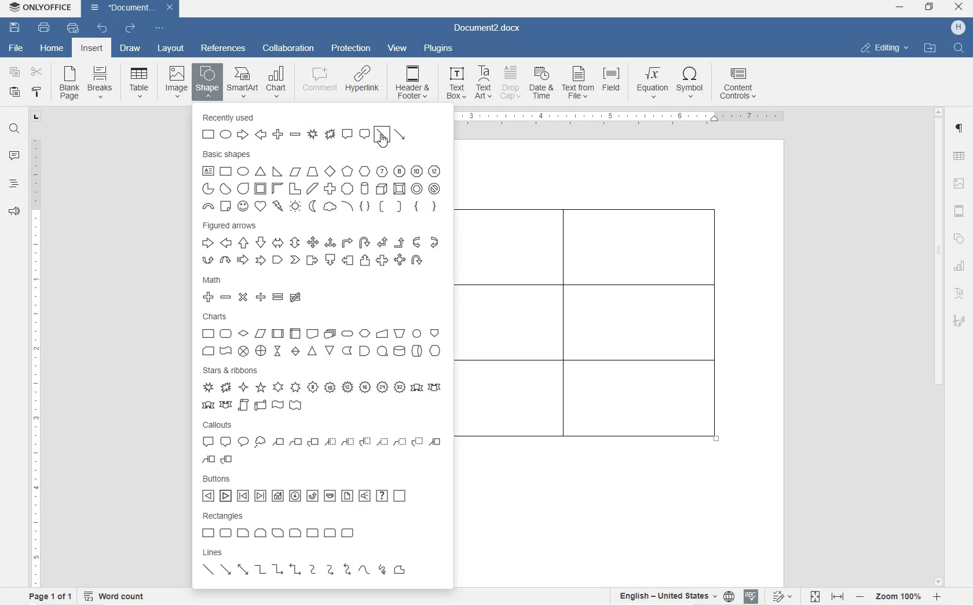  What do you see at coordinates (131, 9) in the screenshot?
I see `Document3.docx` at bounding box center [131, 9].